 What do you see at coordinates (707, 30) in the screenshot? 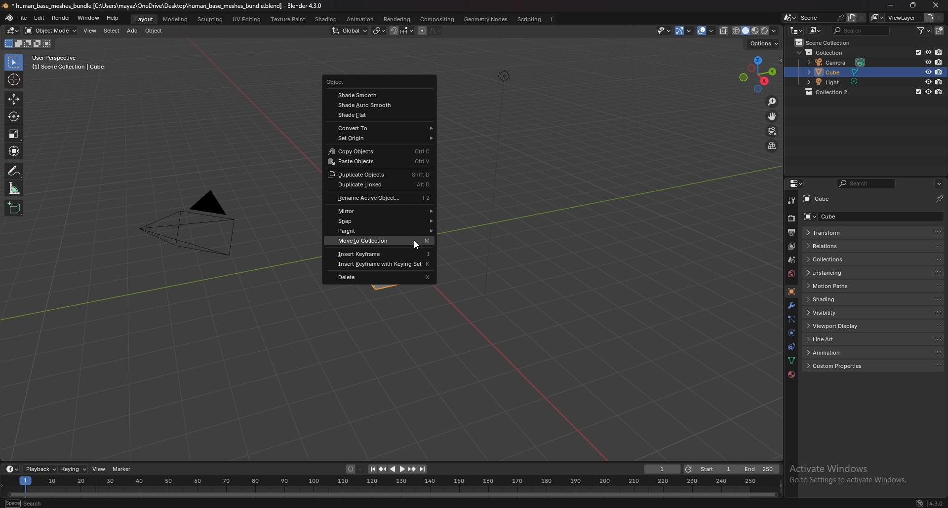
I see `show overlays` at bounding box center [707, 30].